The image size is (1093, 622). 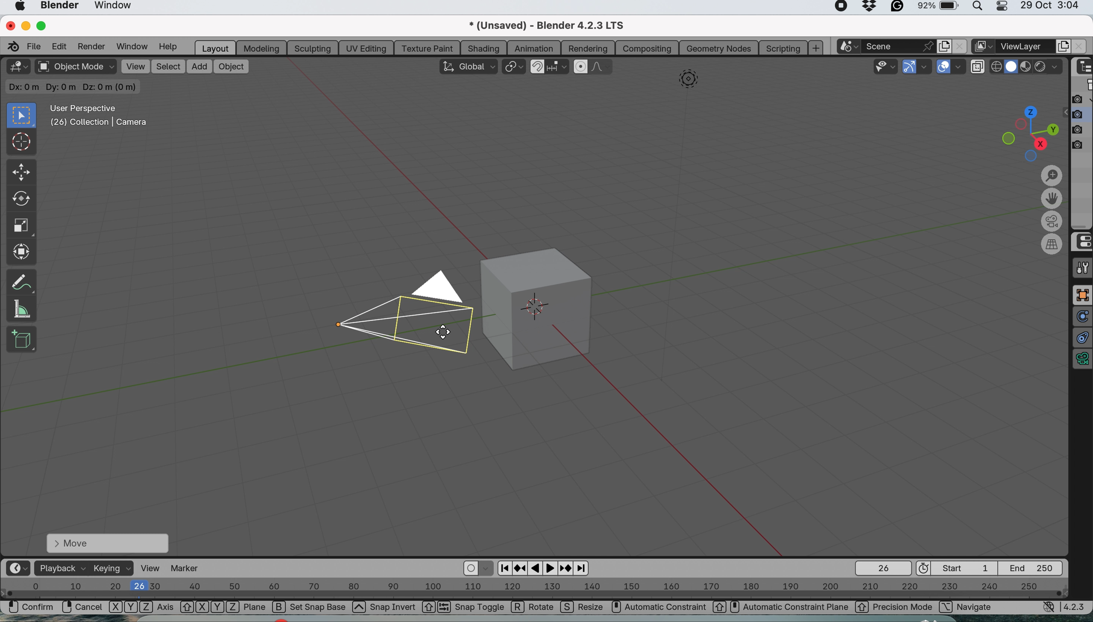 I want to click on geometry nodes, so click(x=718, y=48).